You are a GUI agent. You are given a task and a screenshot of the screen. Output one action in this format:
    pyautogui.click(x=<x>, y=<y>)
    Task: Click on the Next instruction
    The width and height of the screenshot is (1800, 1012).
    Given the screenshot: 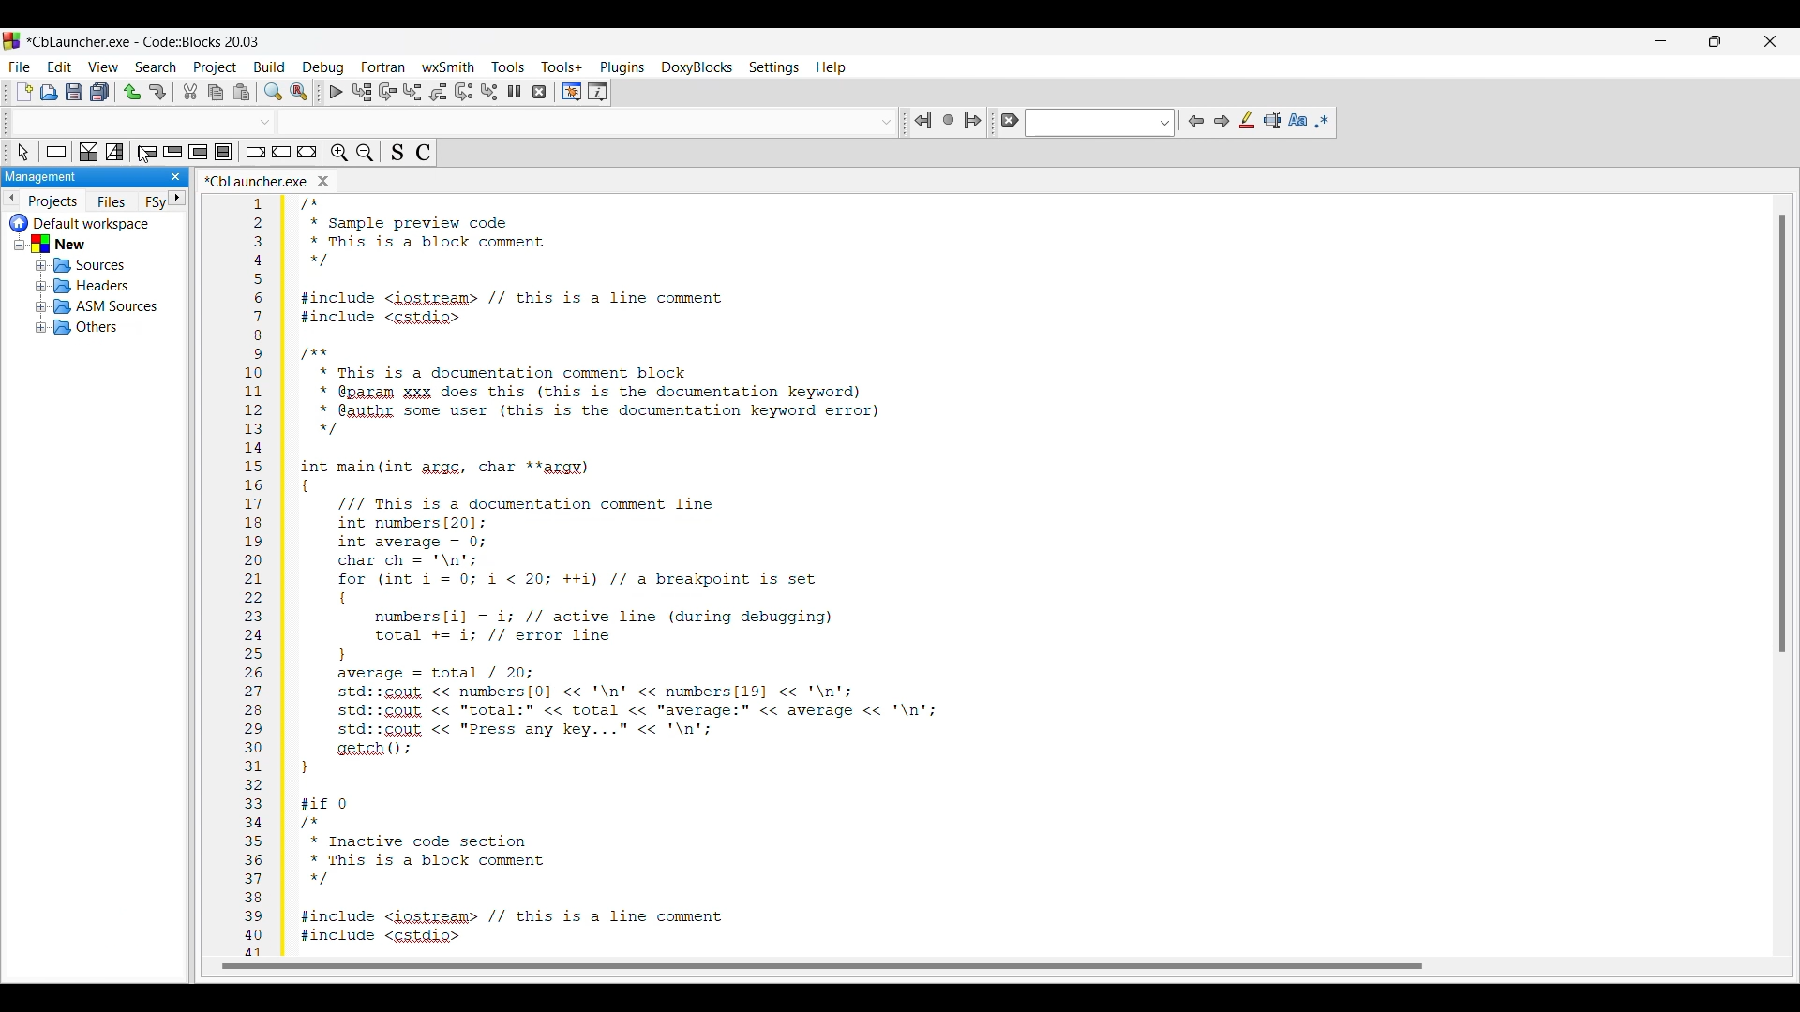 What is the action you would take?
    pyautogui.click(x=464, y=92)
    